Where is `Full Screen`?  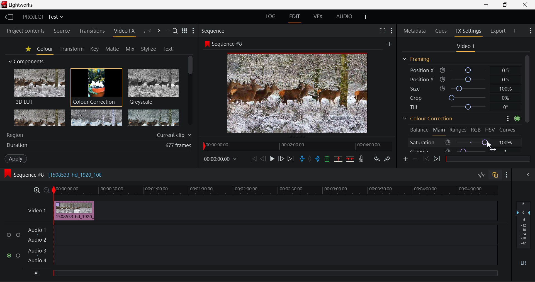
Full Screen is located at coordinates (383, 31).